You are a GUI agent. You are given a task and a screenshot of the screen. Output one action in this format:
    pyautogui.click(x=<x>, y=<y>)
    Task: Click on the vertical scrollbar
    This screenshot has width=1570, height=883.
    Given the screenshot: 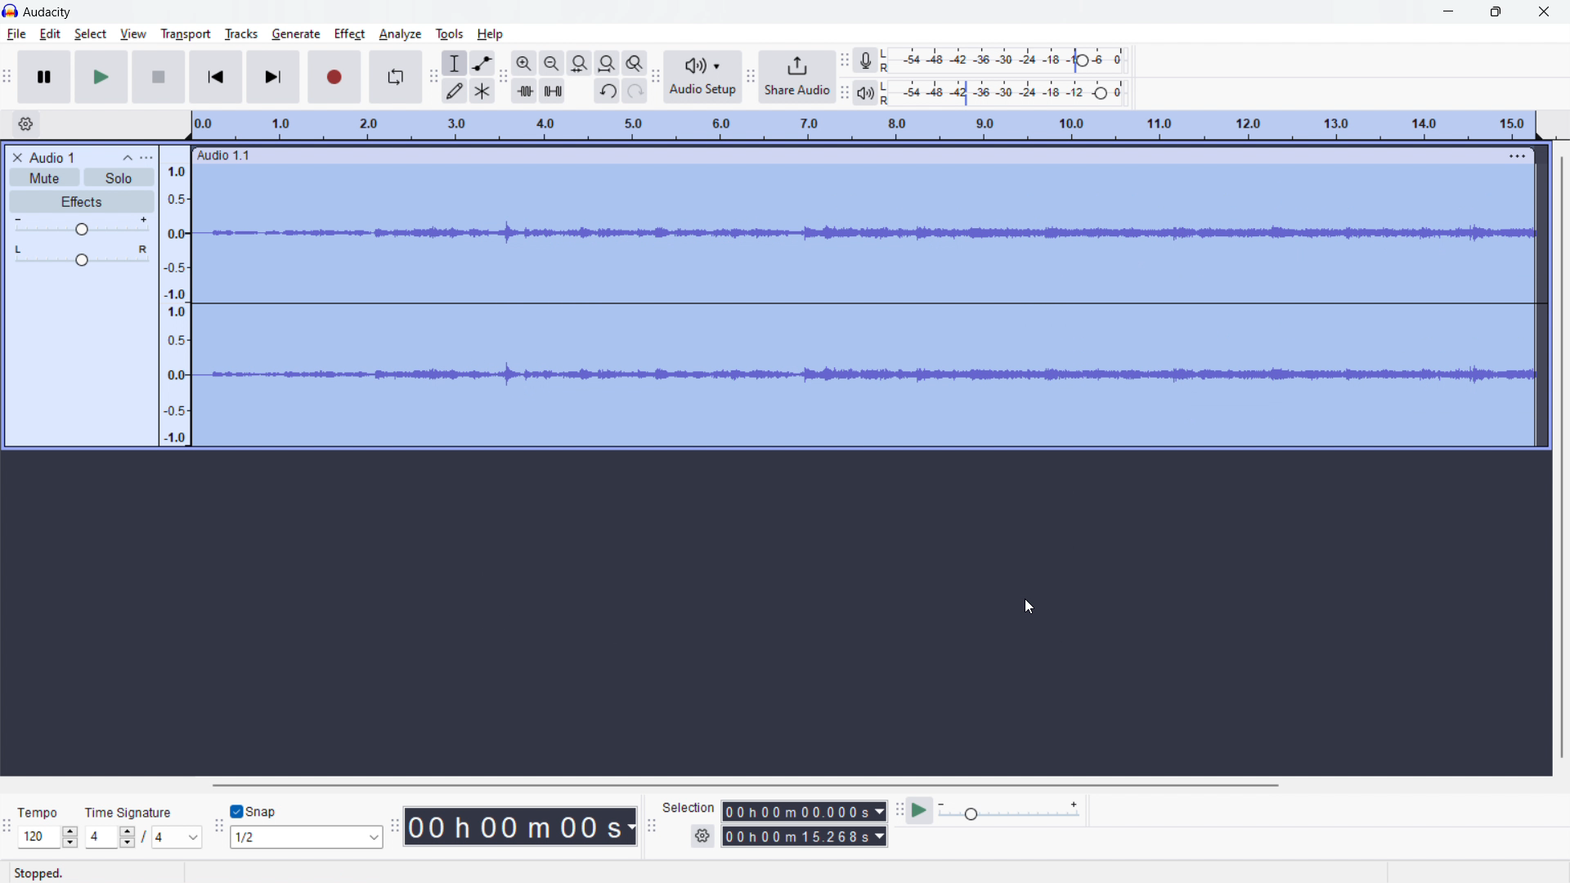 What is the action you would take?
    pyautogui.click(x=1563, y=452)
    